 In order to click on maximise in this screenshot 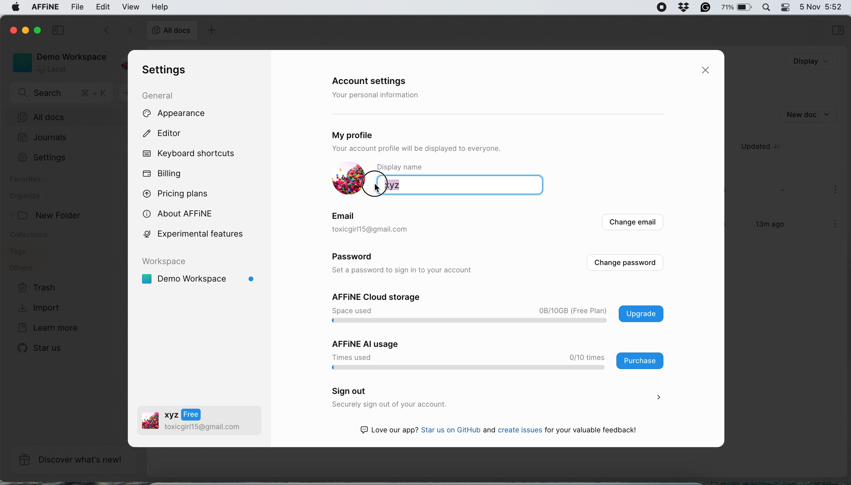, I will do `click(40, 30)`.